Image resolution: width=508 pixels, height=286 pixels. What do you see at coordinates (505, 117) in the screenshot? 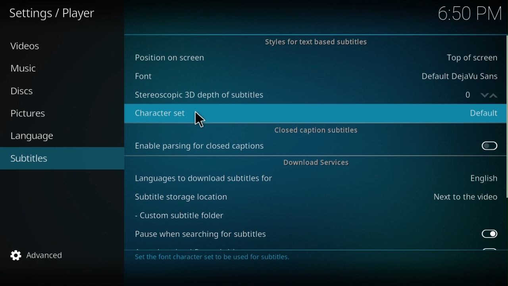
I see `Horizontally scroll` at bounding box center [505, 117].